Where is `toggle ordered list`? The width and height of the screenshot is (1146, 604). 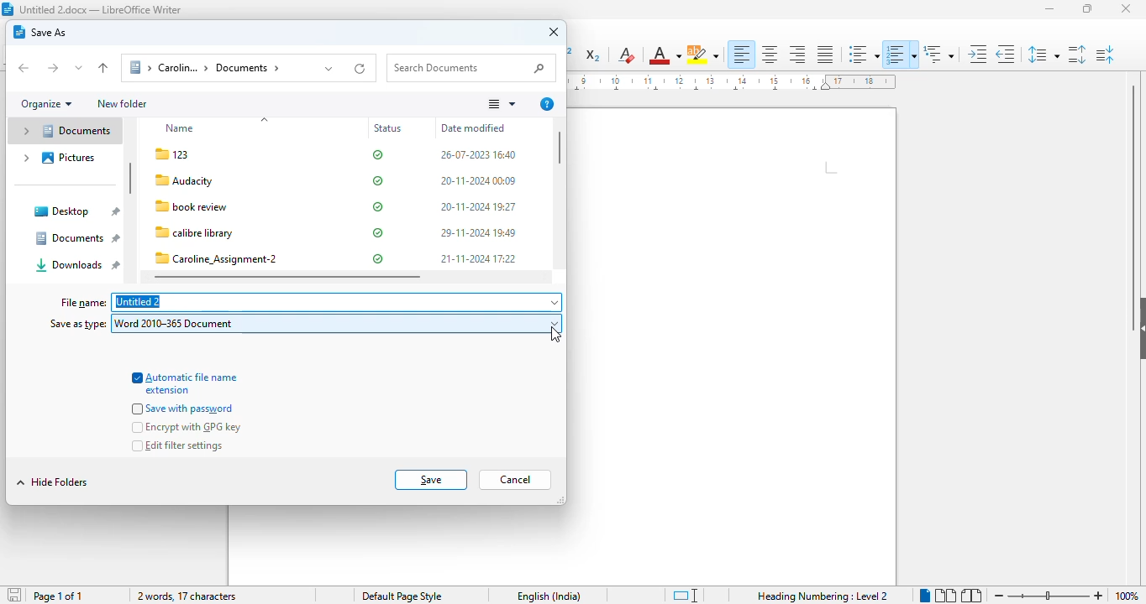 toggle ordered list is located at coordinates (901, 55).